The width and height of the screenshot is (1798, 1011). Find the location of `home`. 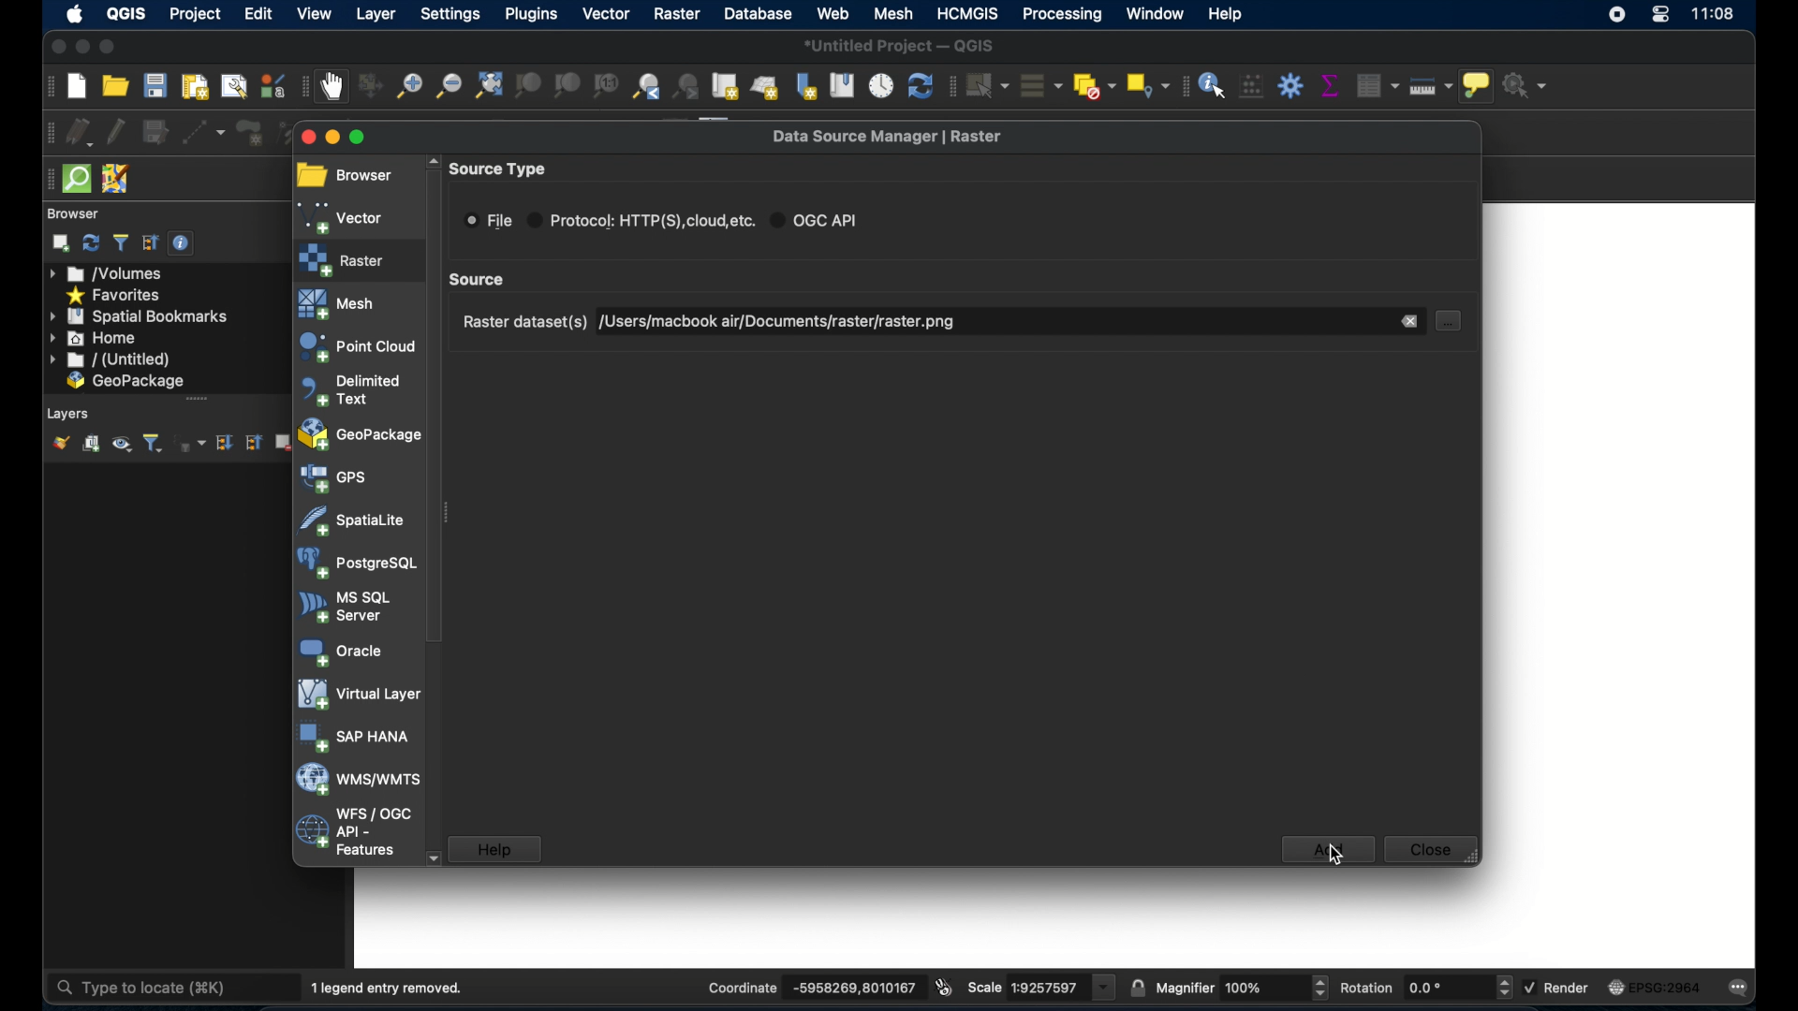

home is located at coordinates (95, 338).